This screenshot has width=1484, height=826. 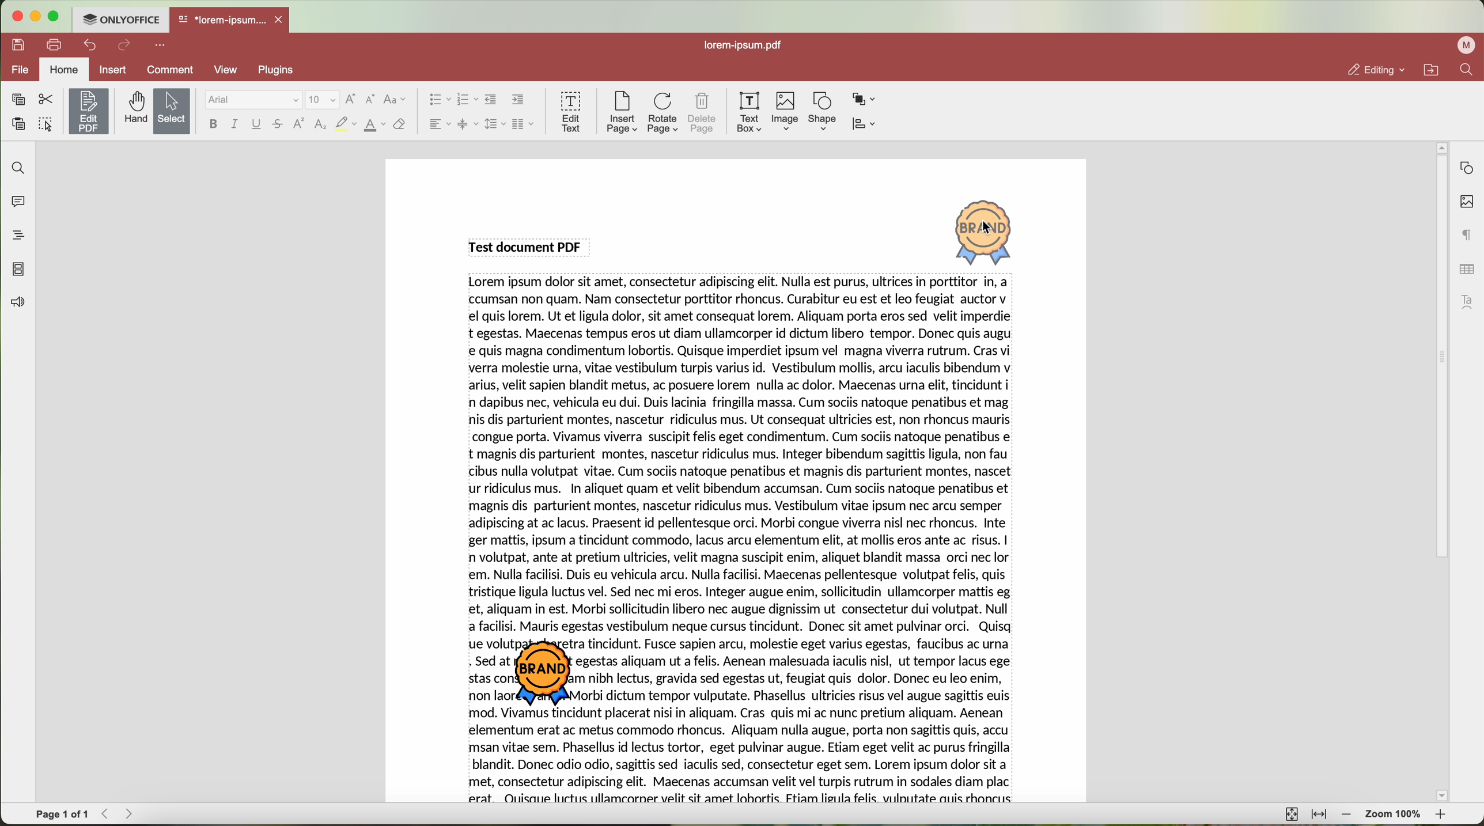 I want to click on decrement font size, so click(x=370, y=100).